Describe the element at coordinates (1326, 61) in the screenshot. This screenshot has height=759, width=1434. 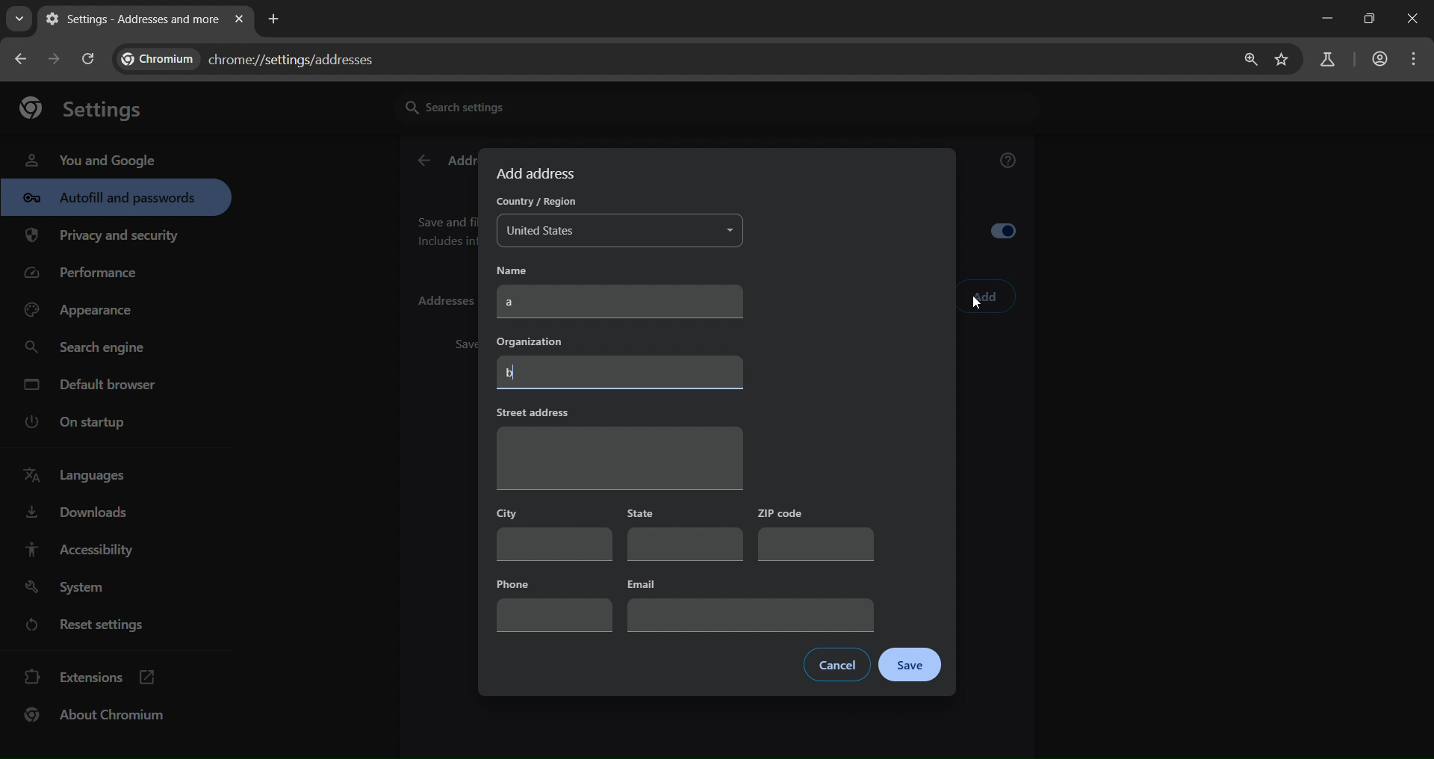
I see `search panel` at that location.